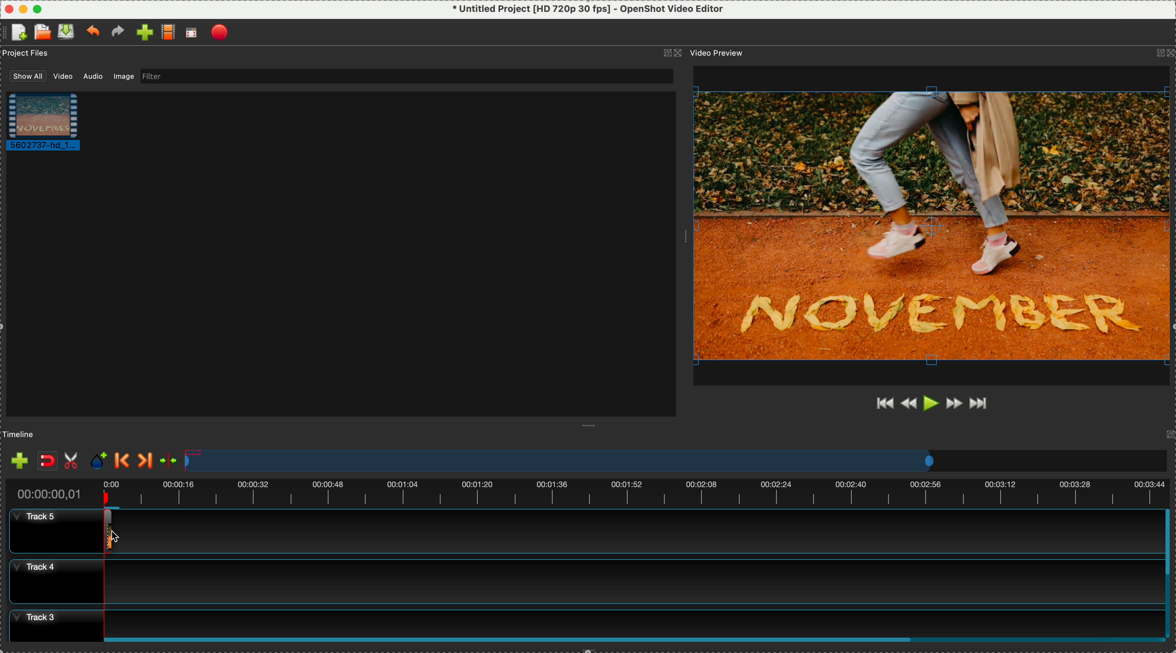 This screenshot has height=653, width=1176. Describe the element at coordinates (37, 8) in the screenshot. I see `maximize` at that location.